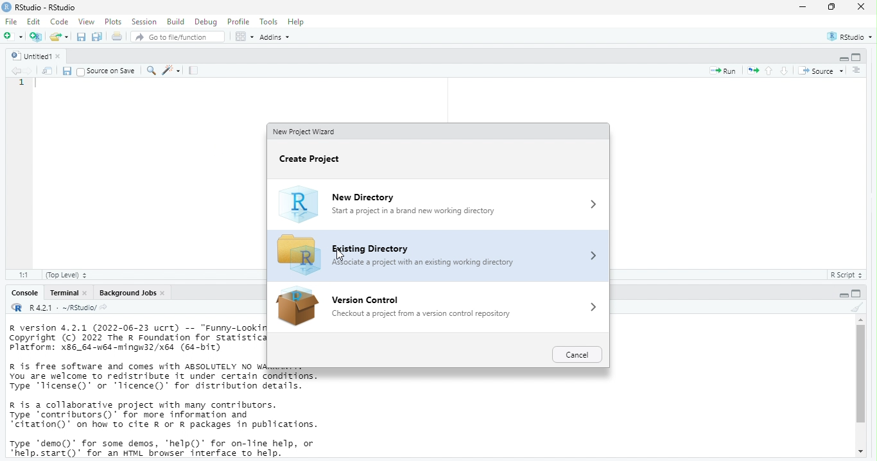  What do you see at coordinates (586, 308) in the screenshot?
I see `more options icons` at bounding box center [586, 308].